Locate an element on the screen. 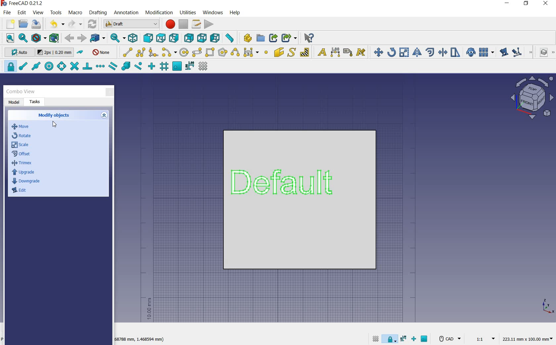 The width and height of the screenshot is (556, 345). snap angle is located at coordinates (61, 67).